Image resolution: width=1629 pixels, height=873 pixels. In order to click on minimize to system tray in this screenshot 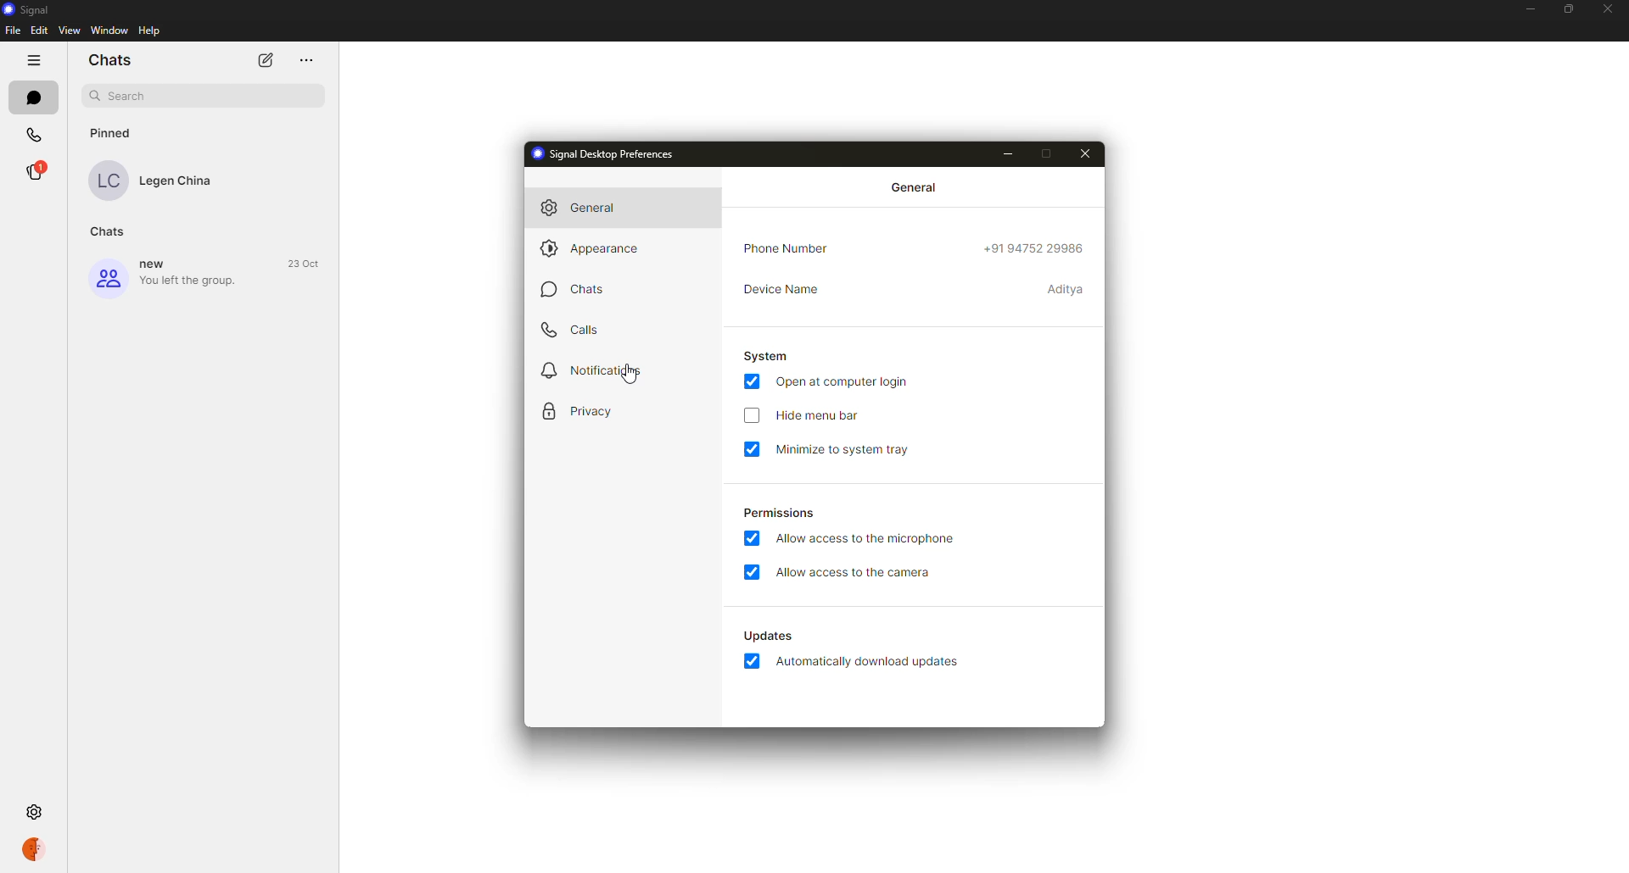, I will do `click(845, 452)`.